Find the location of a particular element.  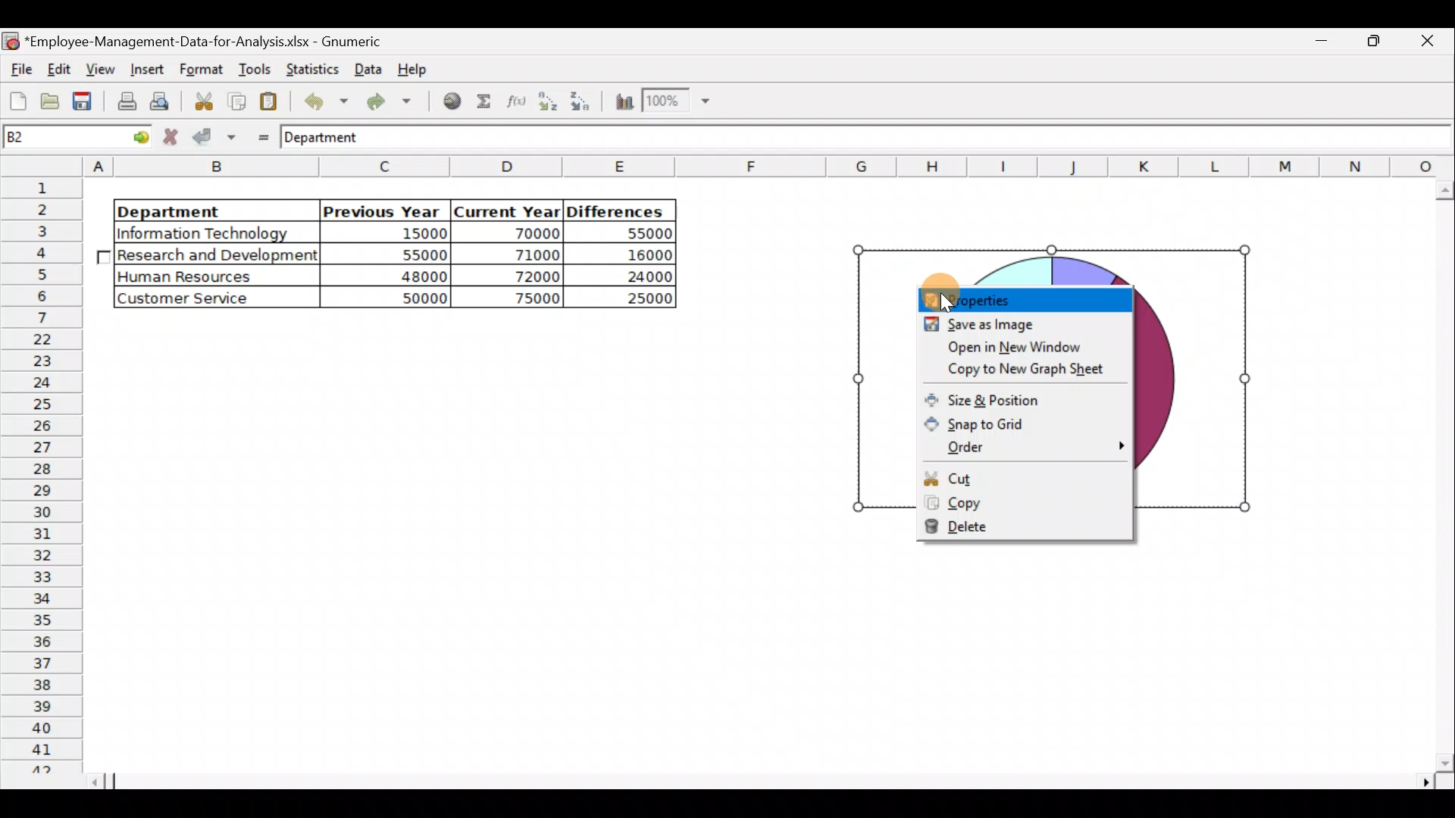

Minimize is located at coordinates (1375, 46).